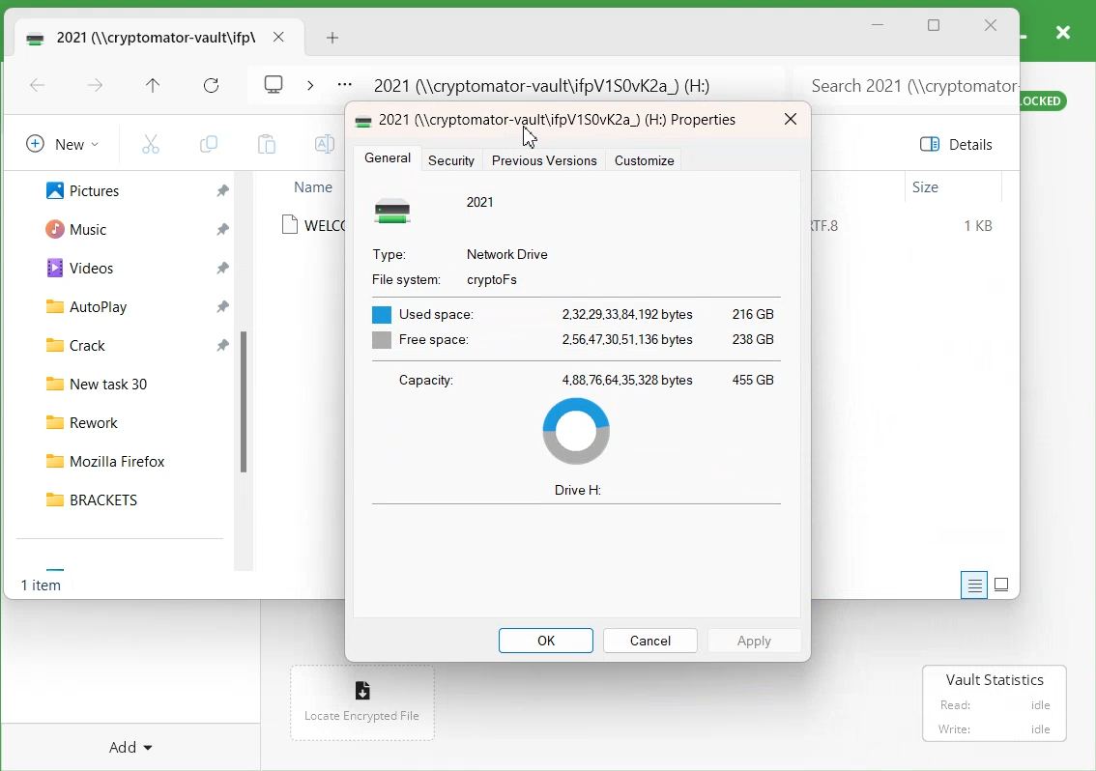  What do you see at coordinates (132, 744) in the screenshot?
I see `Add ` at bounding box center [132, 744].